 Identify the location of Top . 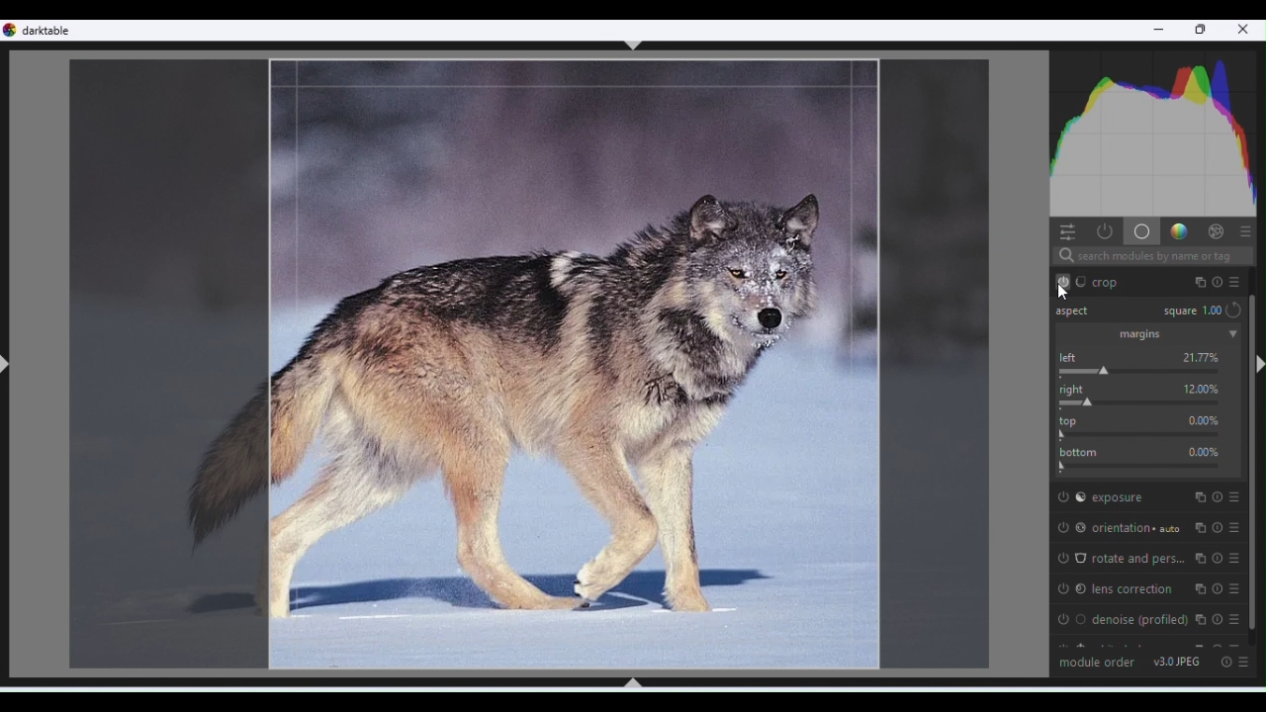
(1148, 433).